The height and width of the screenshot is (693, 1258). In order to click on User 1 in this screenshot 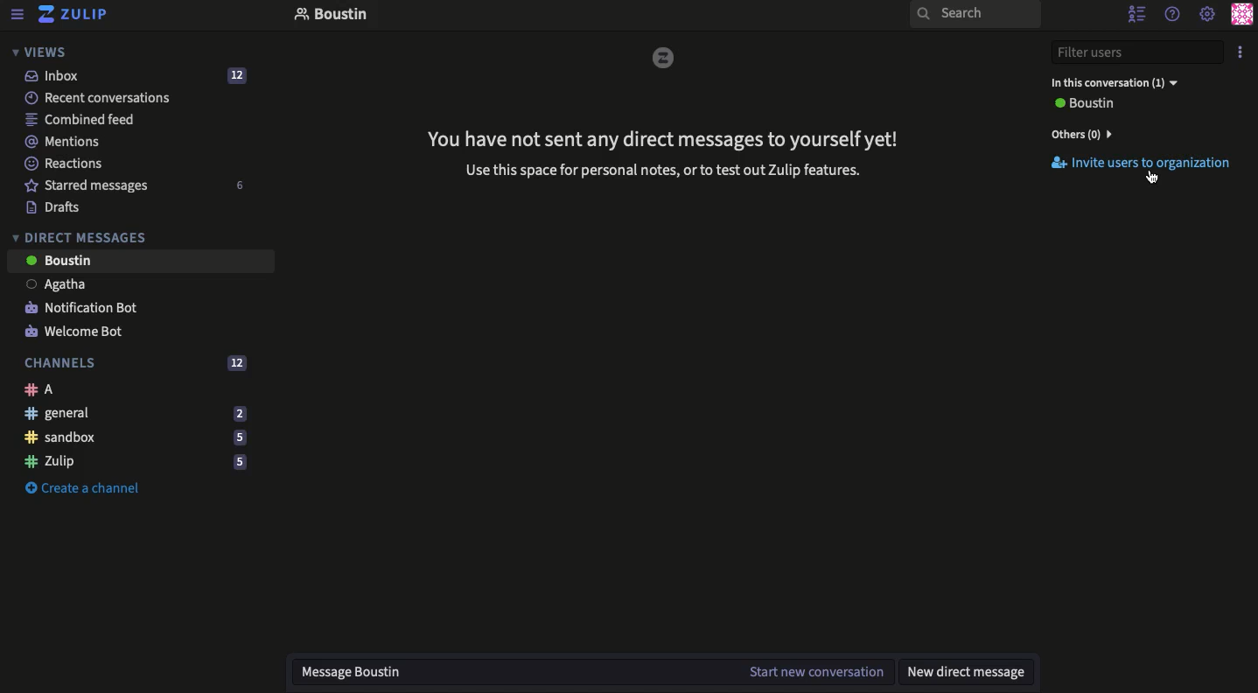, I will do `click(46, 286)`.